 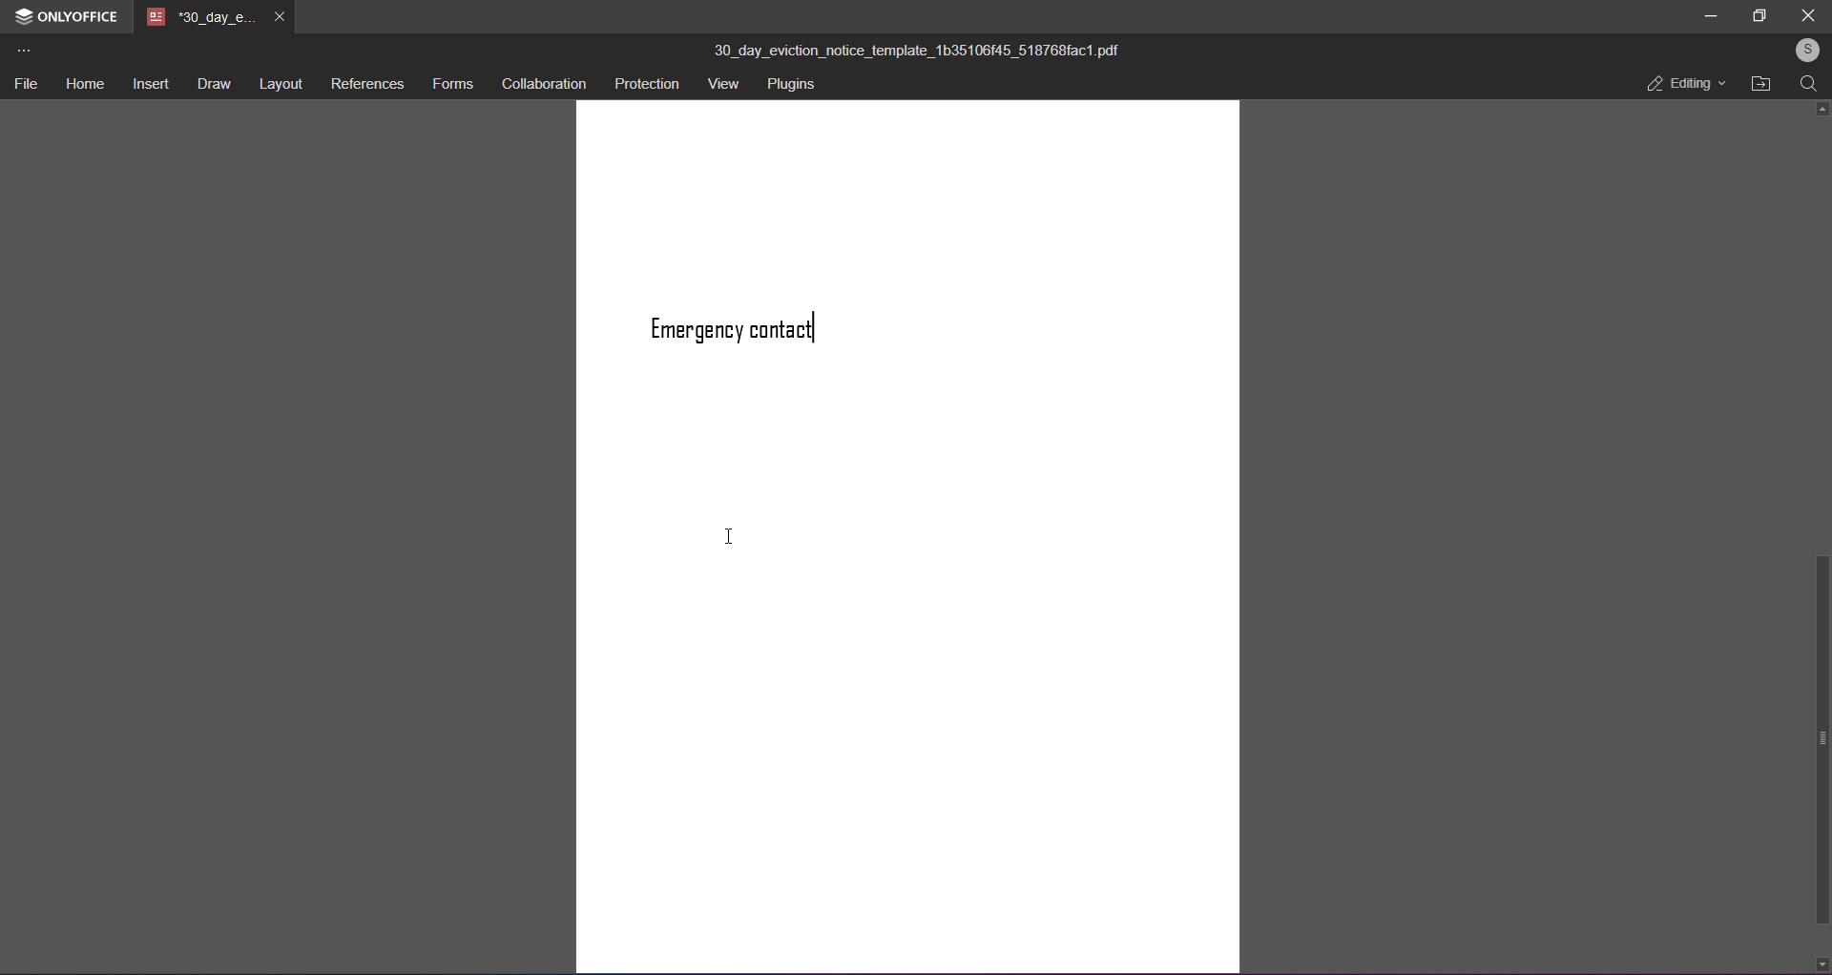 What do you see at coordinates (1803, 52) in the screenshot?
I see `user` at bounding box center [1803, 52].